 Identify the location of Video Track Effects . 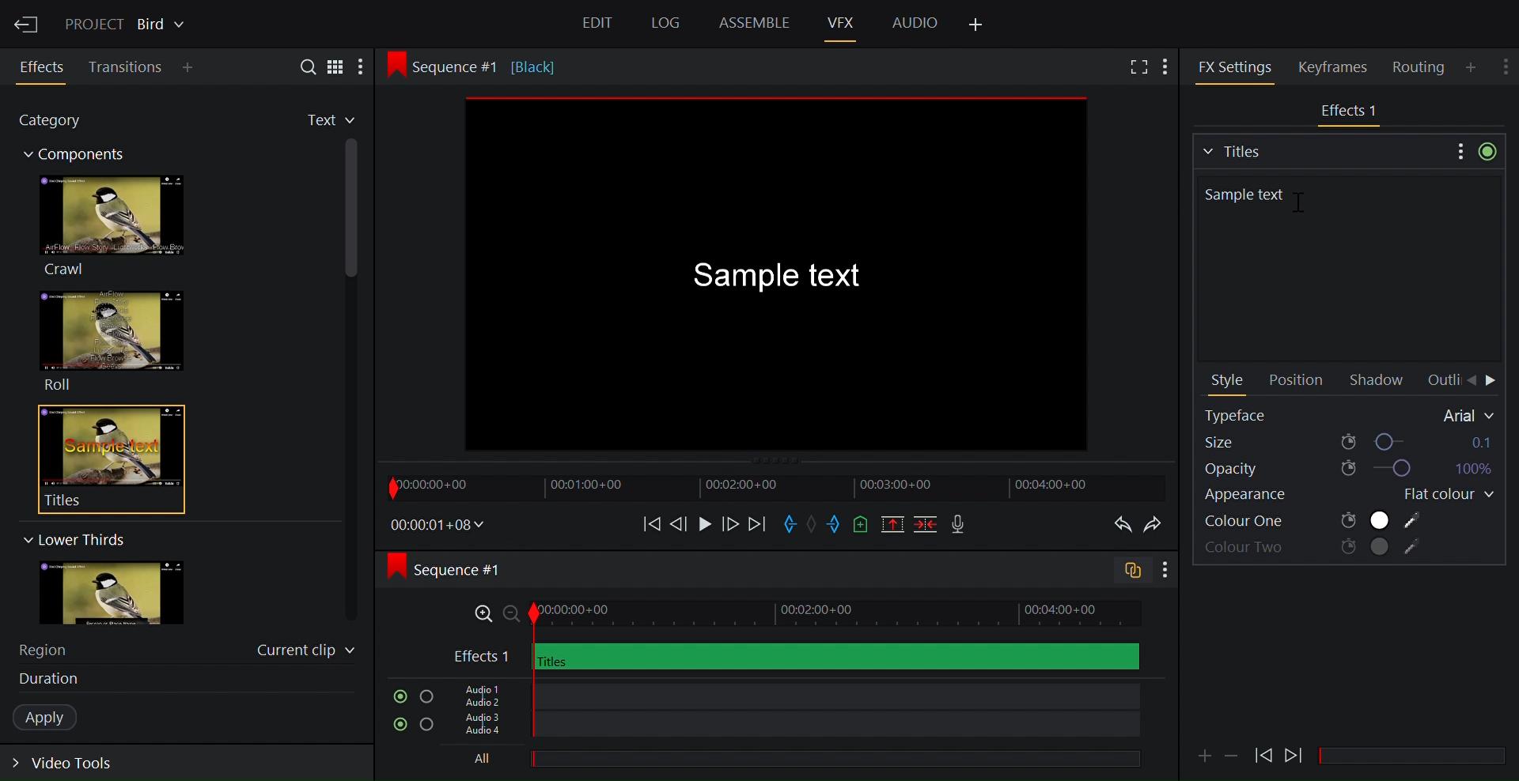
(1350, 112).